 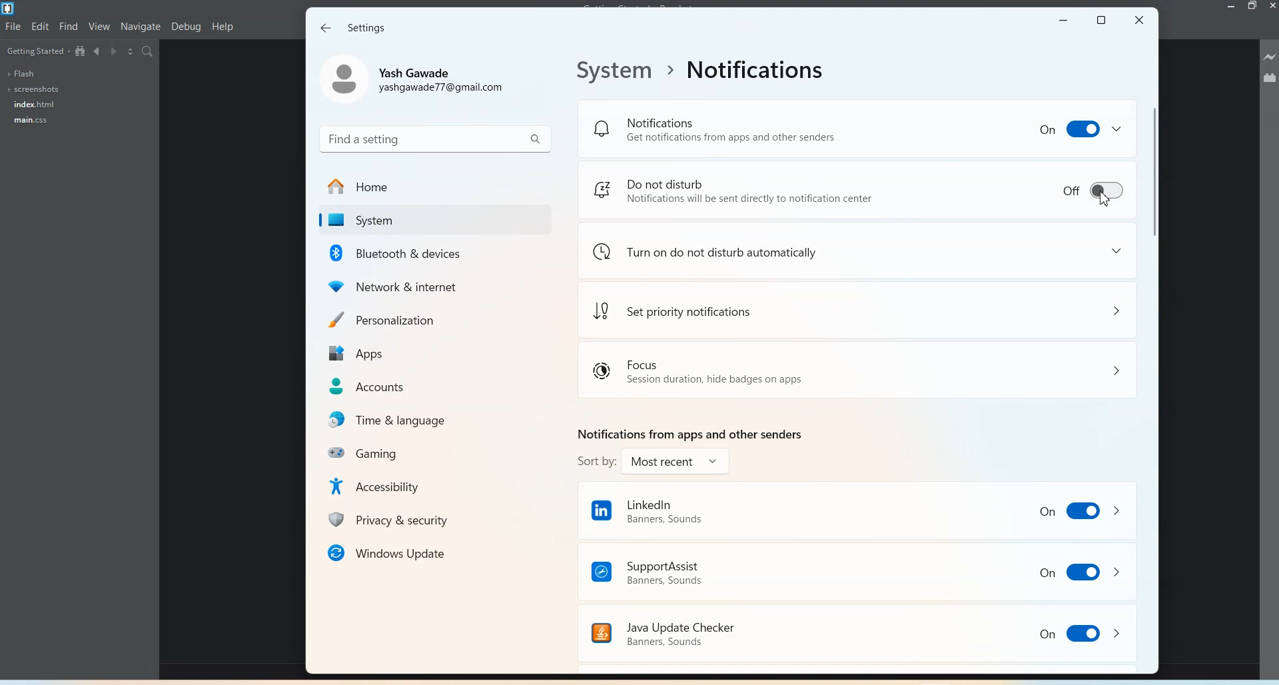 What do you see at coordinates (434, 138) in the screenshot?
I see `Search bar` at bounding box center [434, 138].